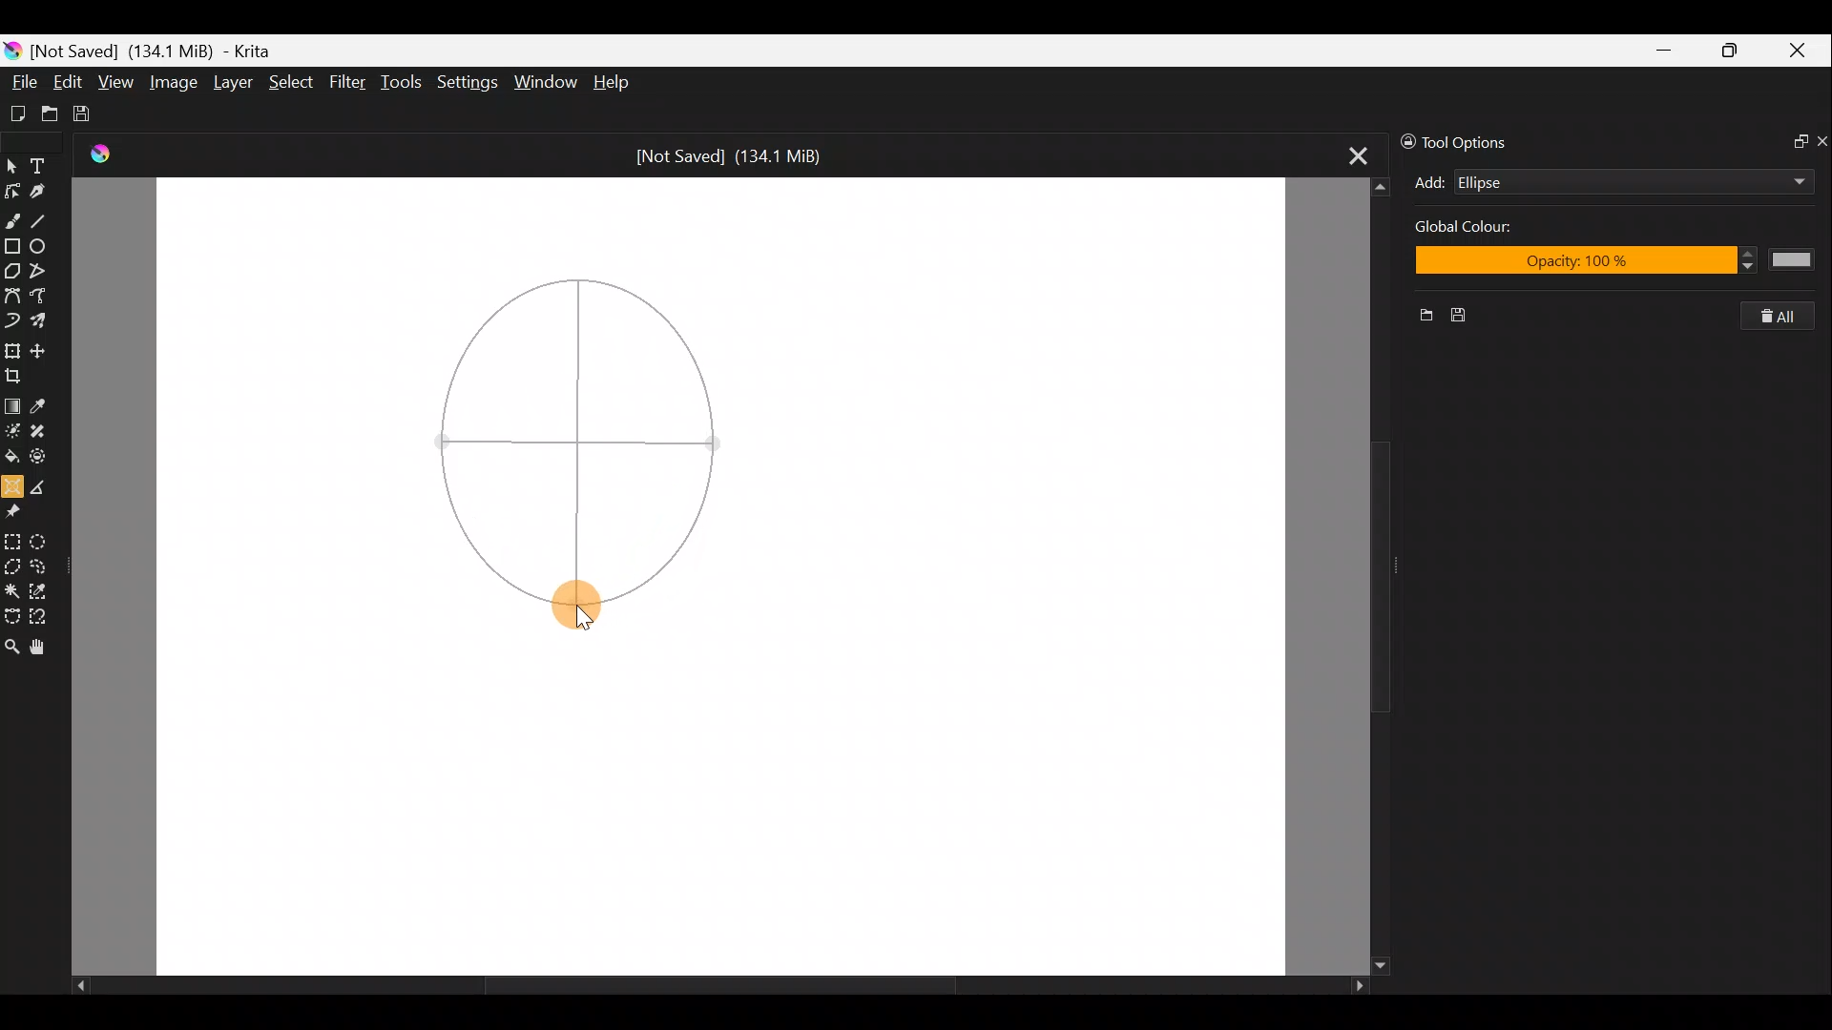  Describe the element at coordinates (97, 154) in the screenshot. I see `Krita Logo` at that location.